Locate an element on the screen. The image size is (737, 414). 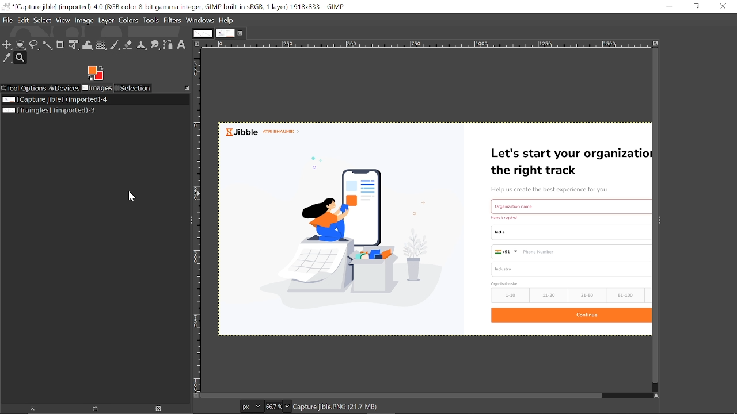
Clone tool is located at coordinates (141, 45).